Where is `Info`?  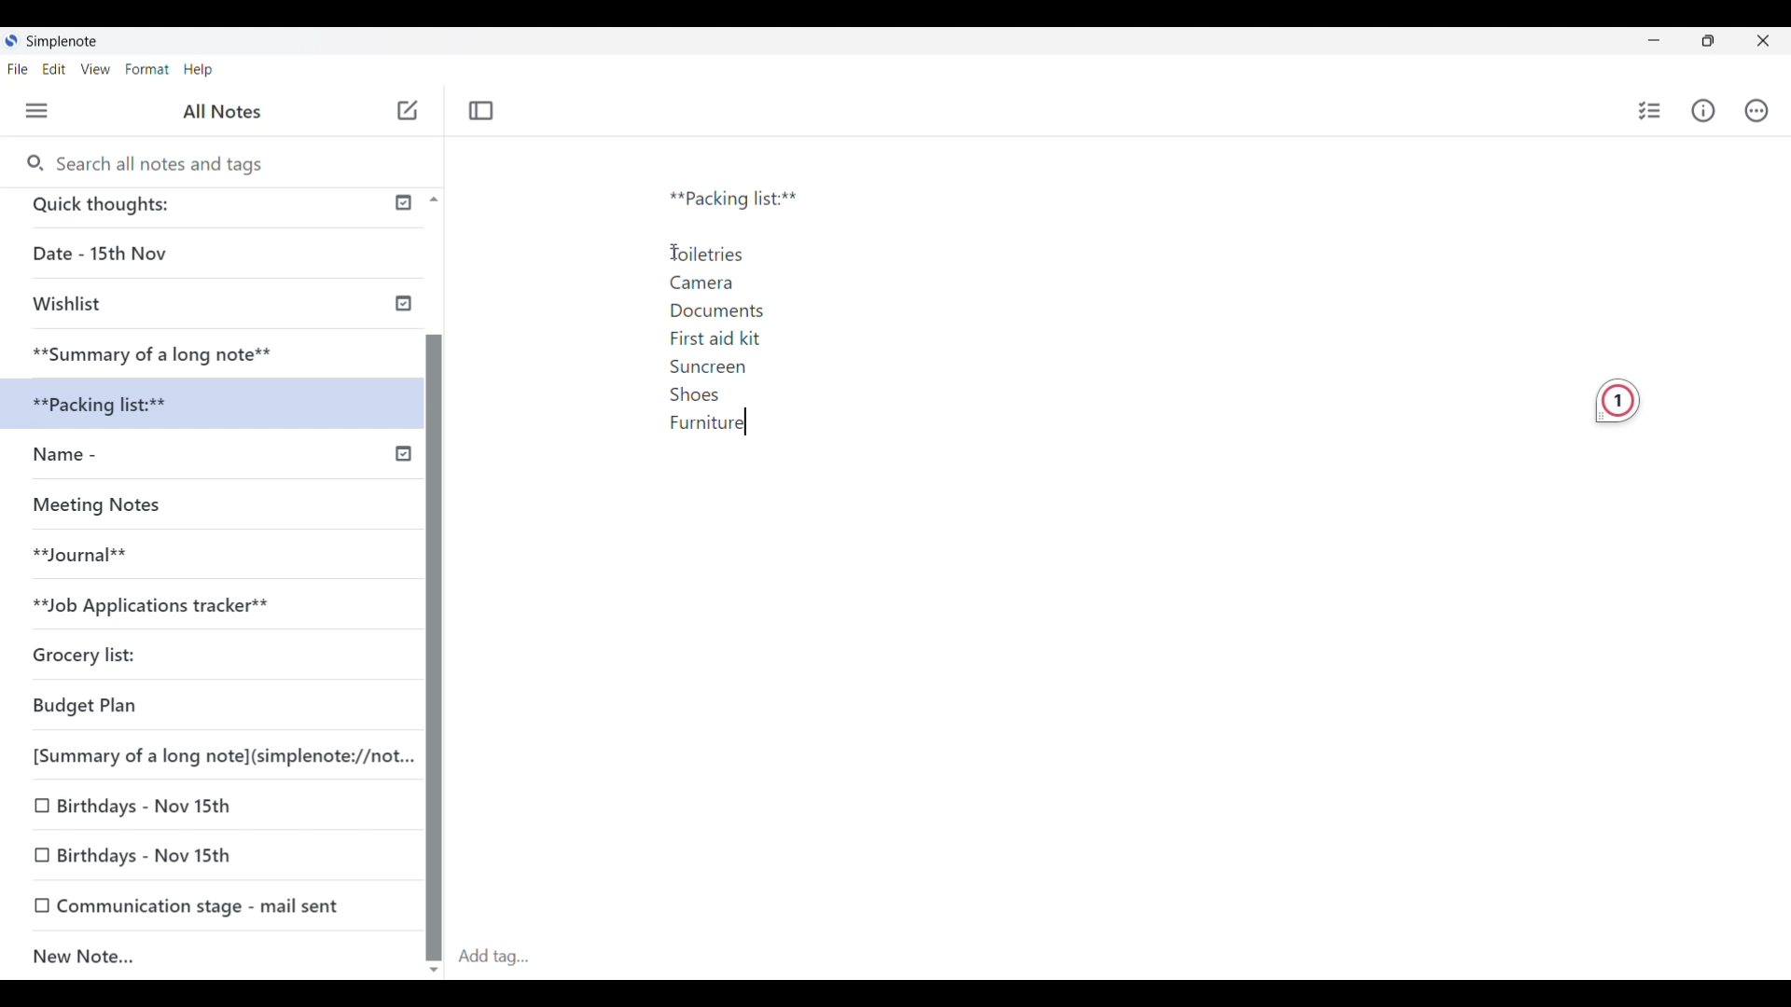 Info is located at coordinates (1703, 111).